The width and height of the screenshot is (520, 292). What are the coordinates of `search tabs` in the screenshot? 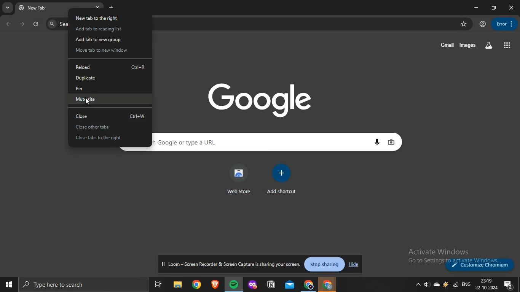 It's located at (8, 8).